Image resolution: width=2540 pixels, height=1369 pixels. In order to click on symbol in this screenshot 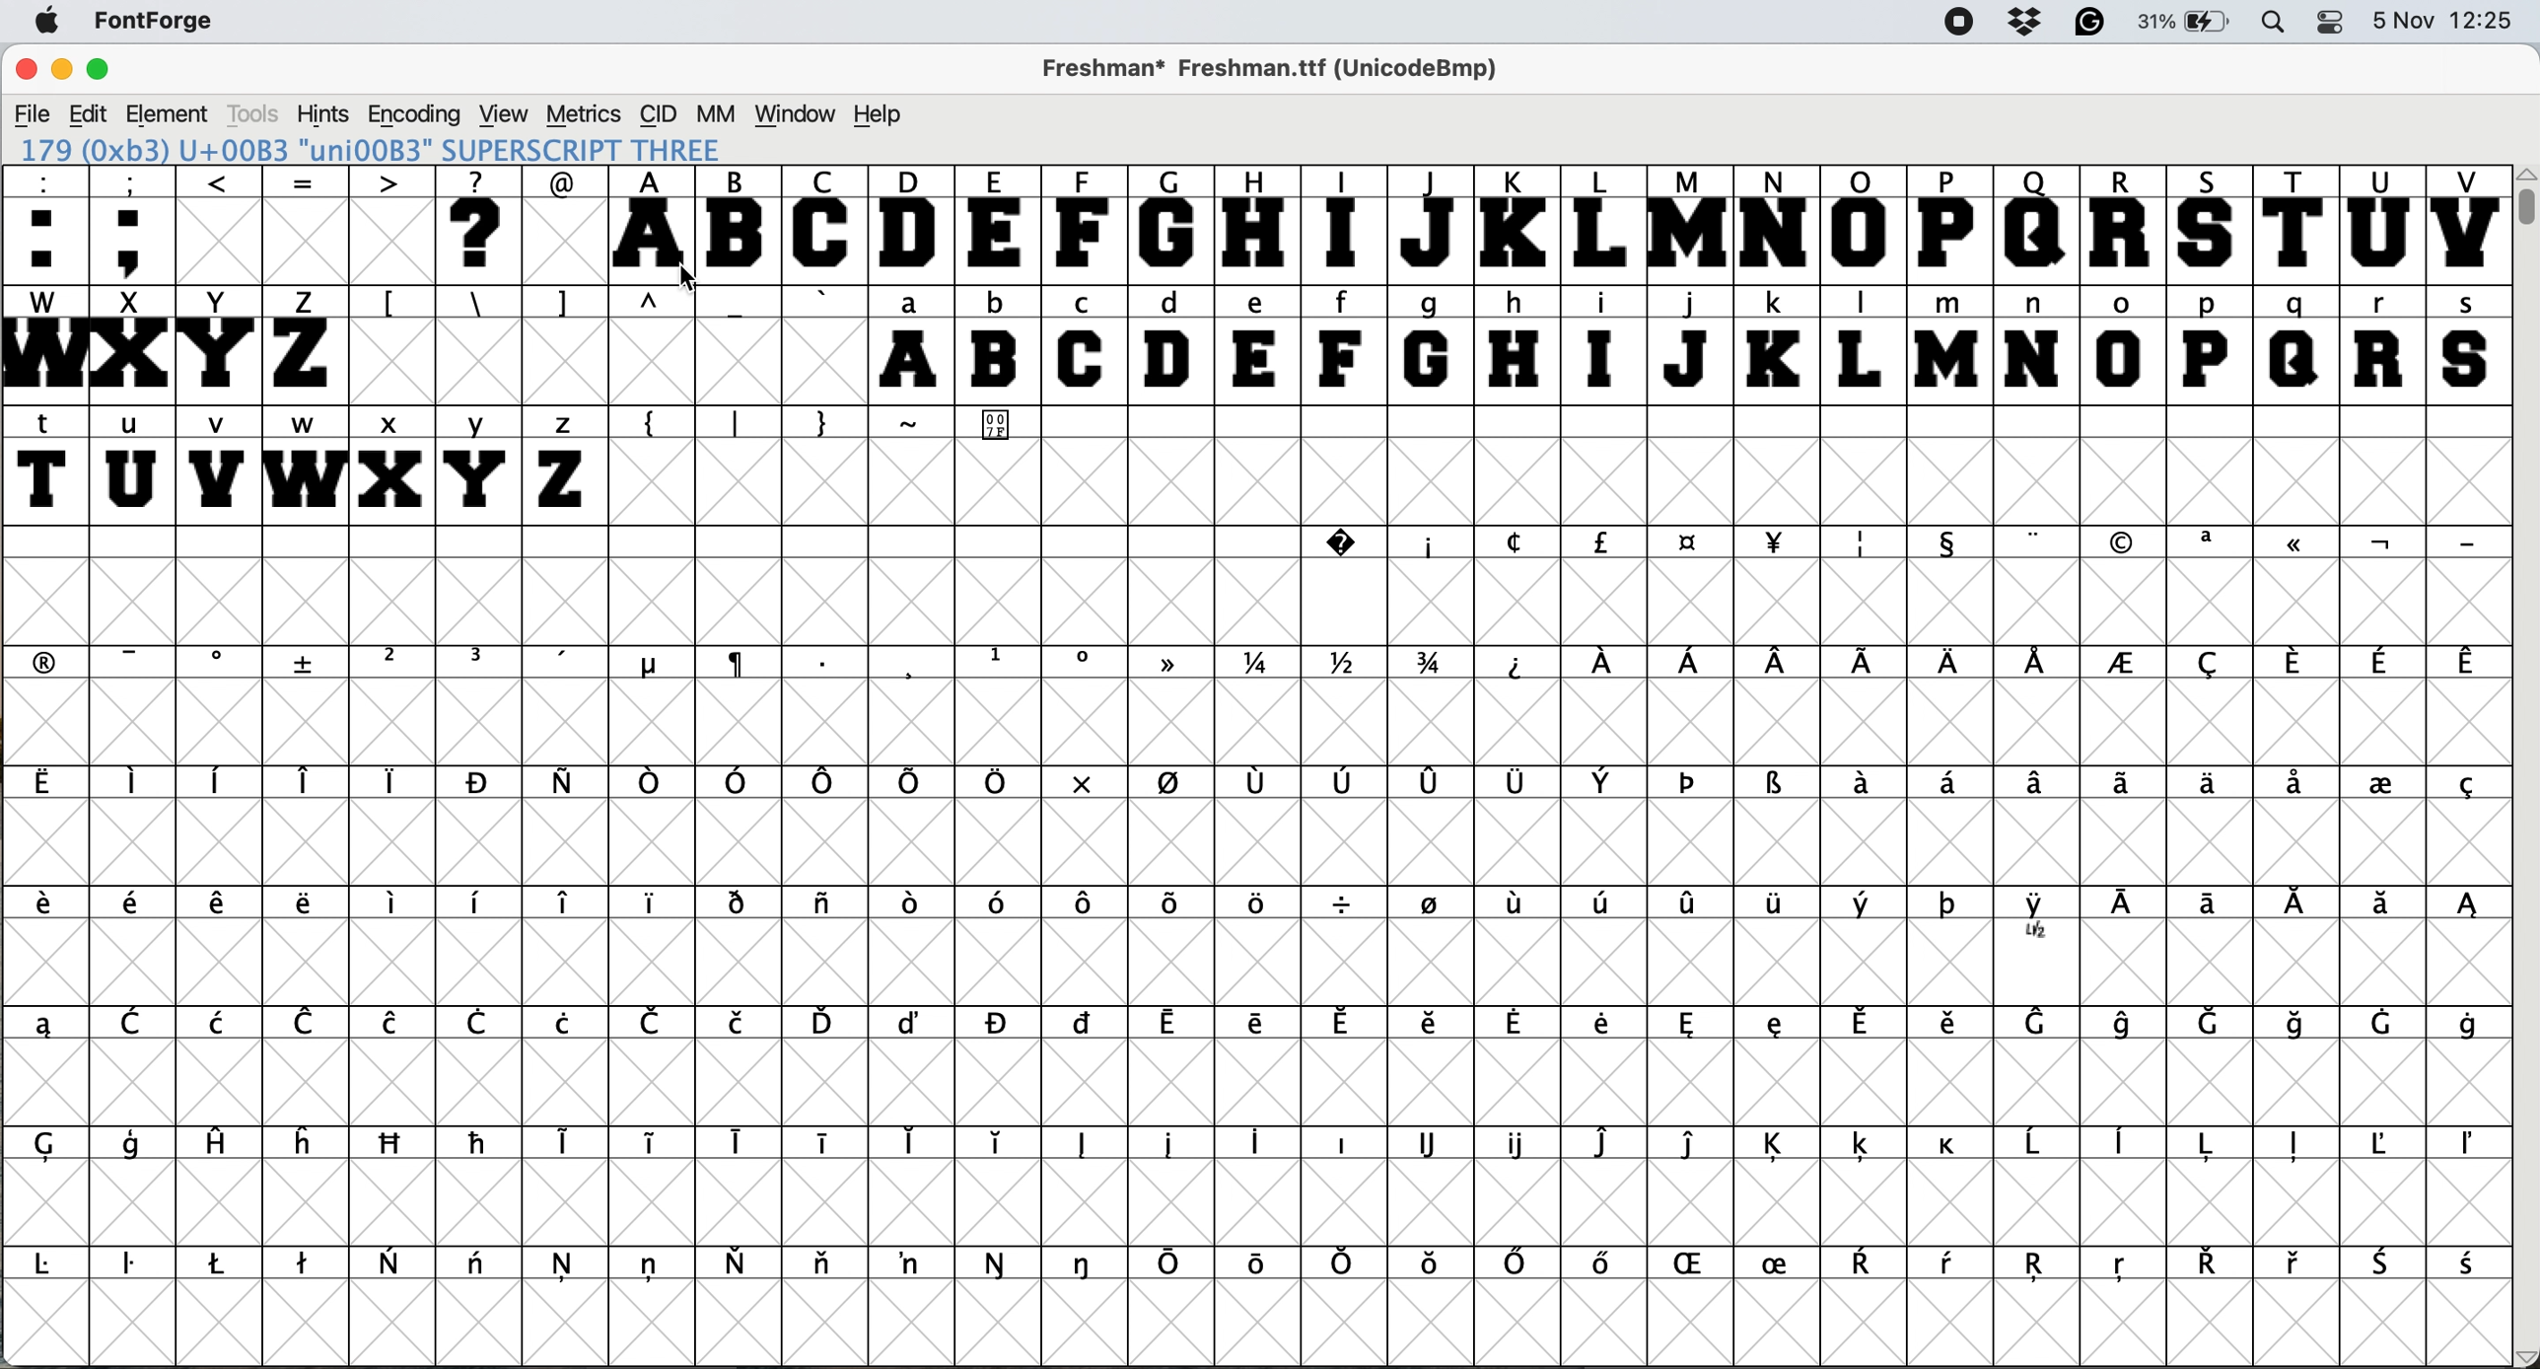, I will do `click(1439, 1020)`.